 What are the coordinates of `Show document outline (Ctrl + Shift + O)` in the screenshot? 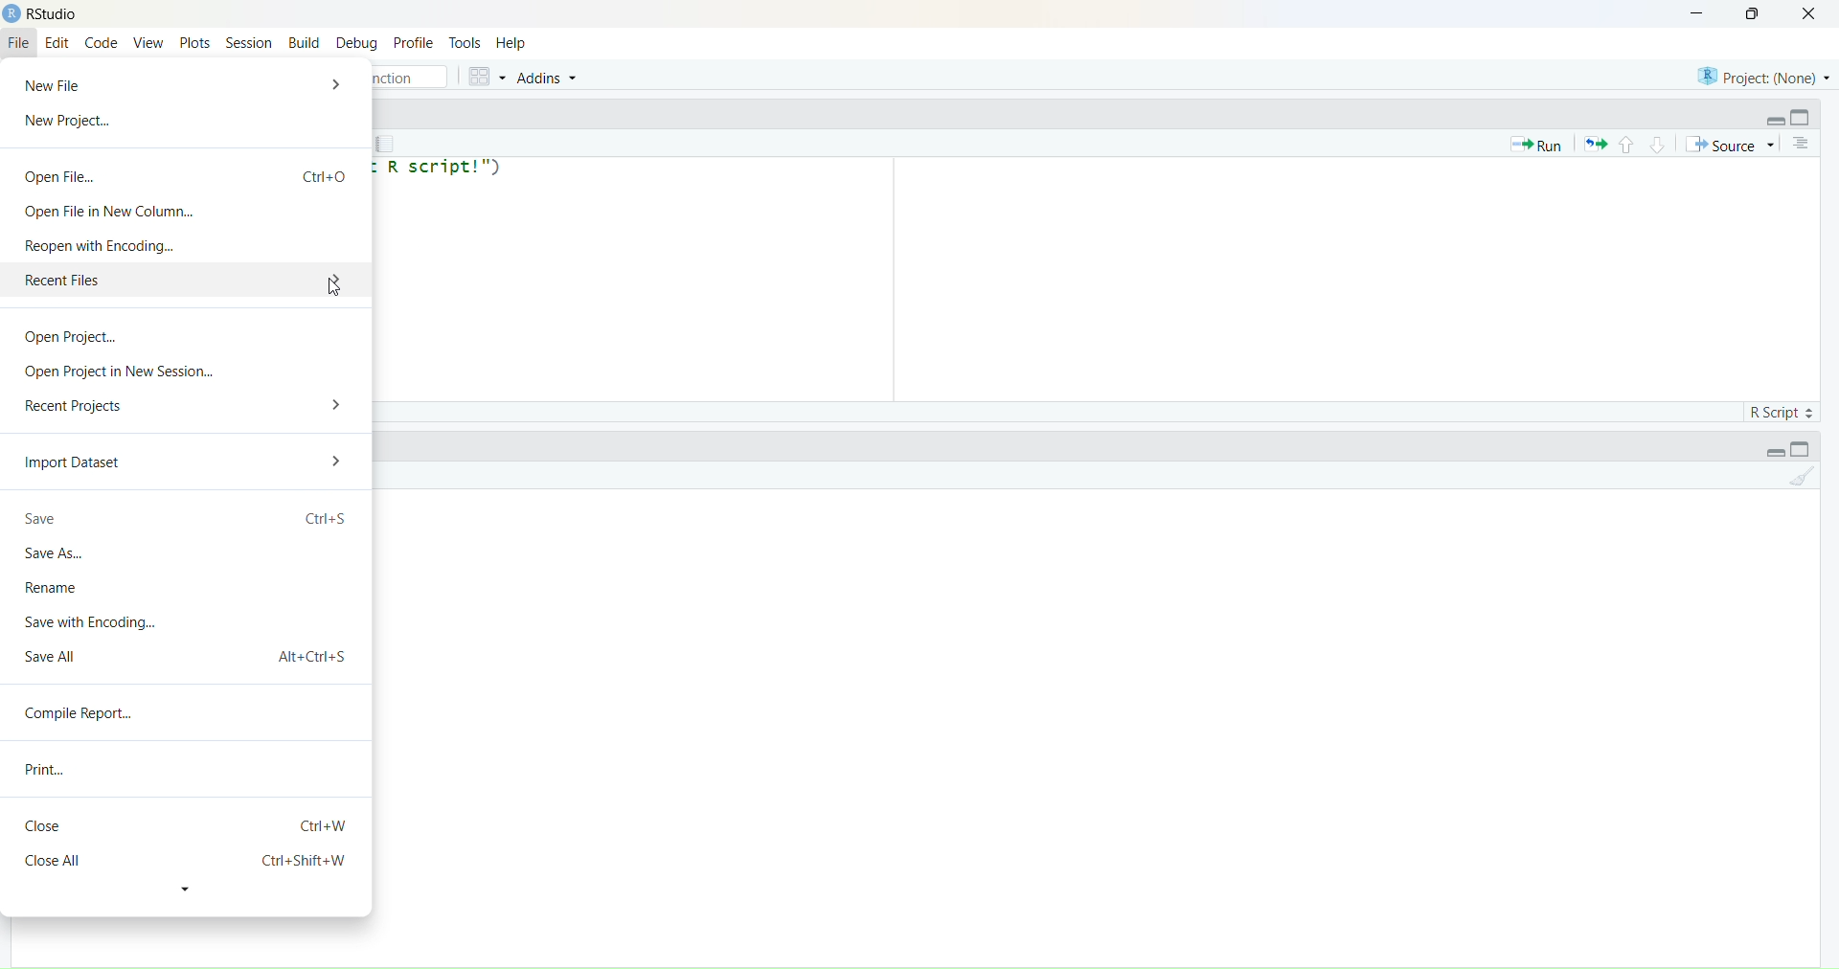 It's located at (1804, 144).